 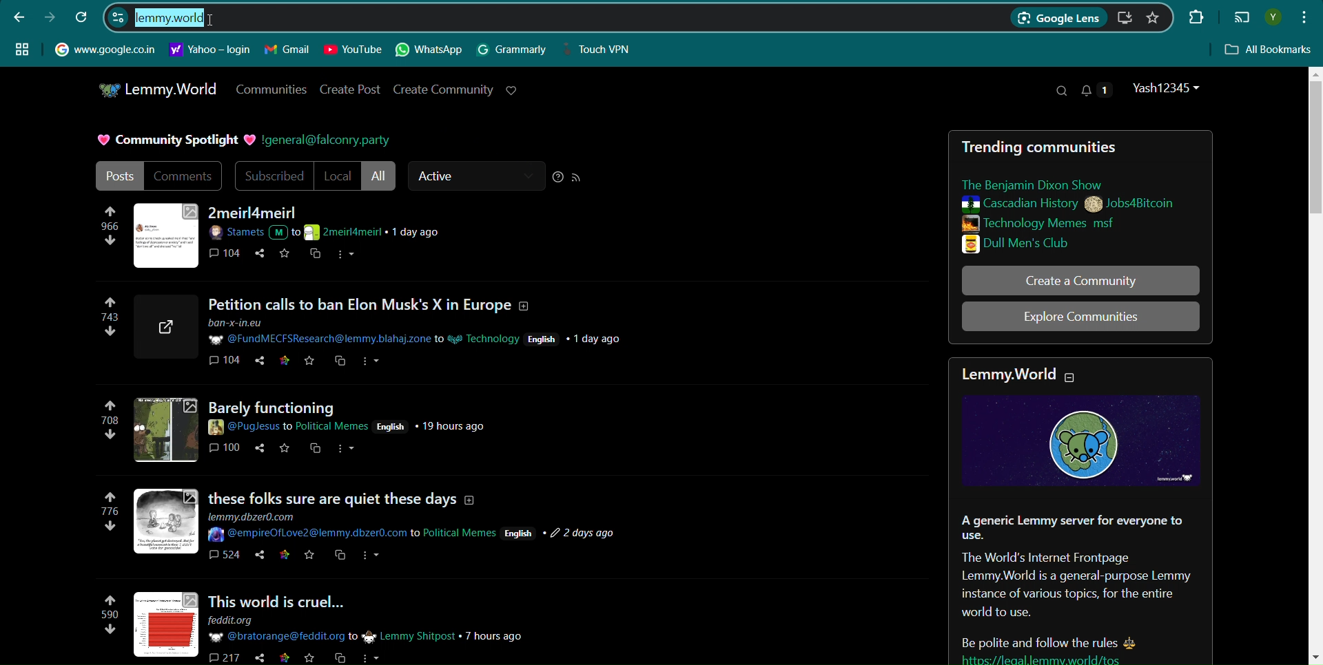 What do you see at coordinates (227, 255) in the screenshot?
I see `104` at bounding box center [227, 255].